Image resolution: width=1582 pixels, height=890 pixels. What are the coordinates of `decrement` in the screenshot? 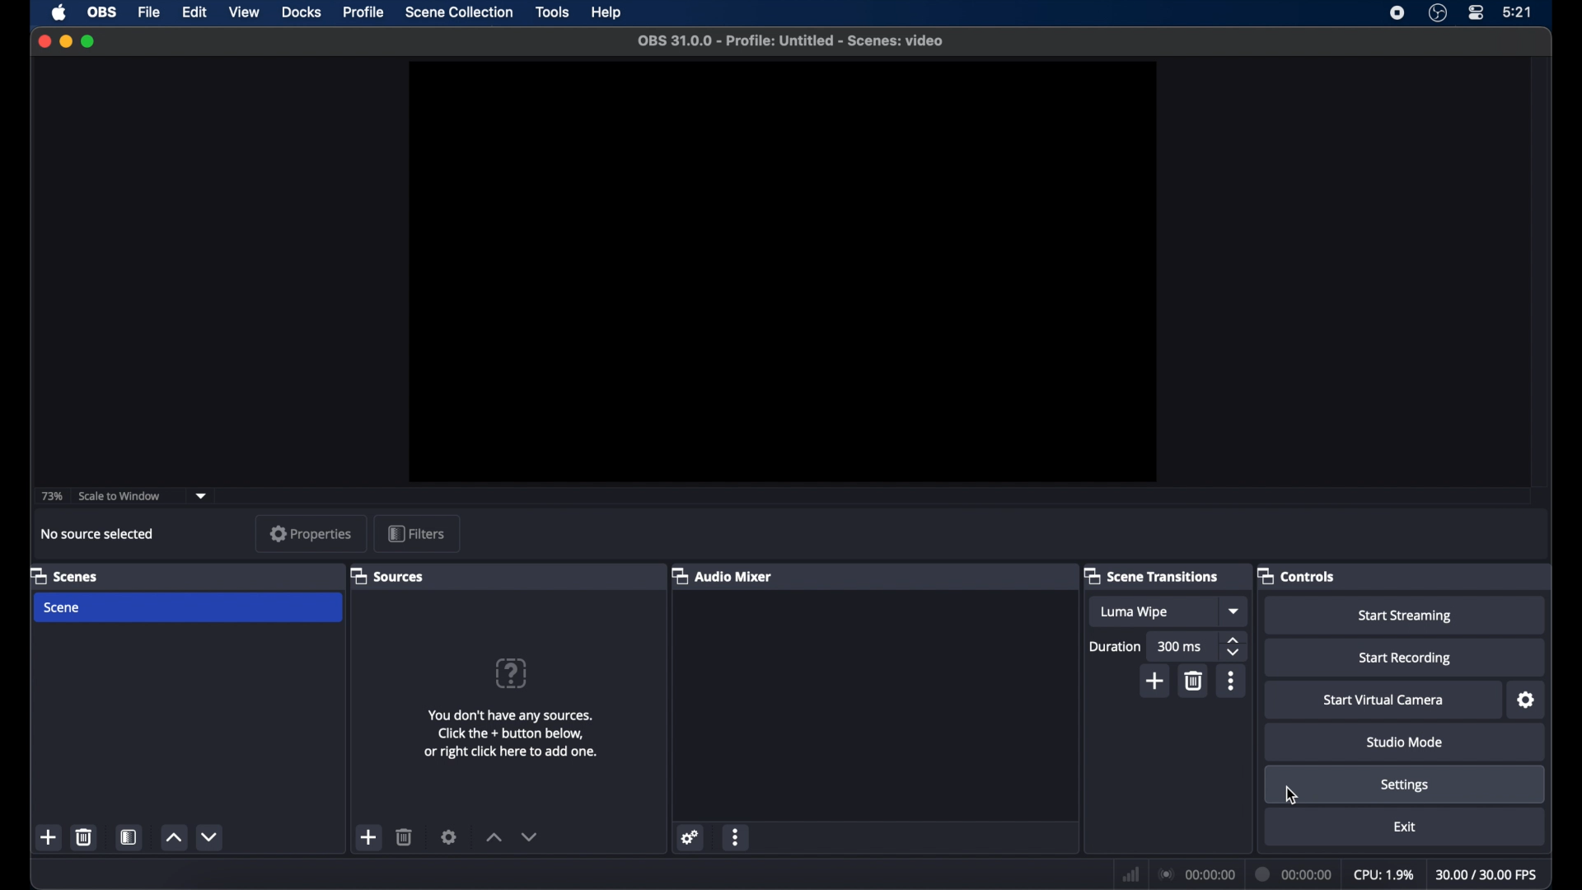 It's located at (212, 836).